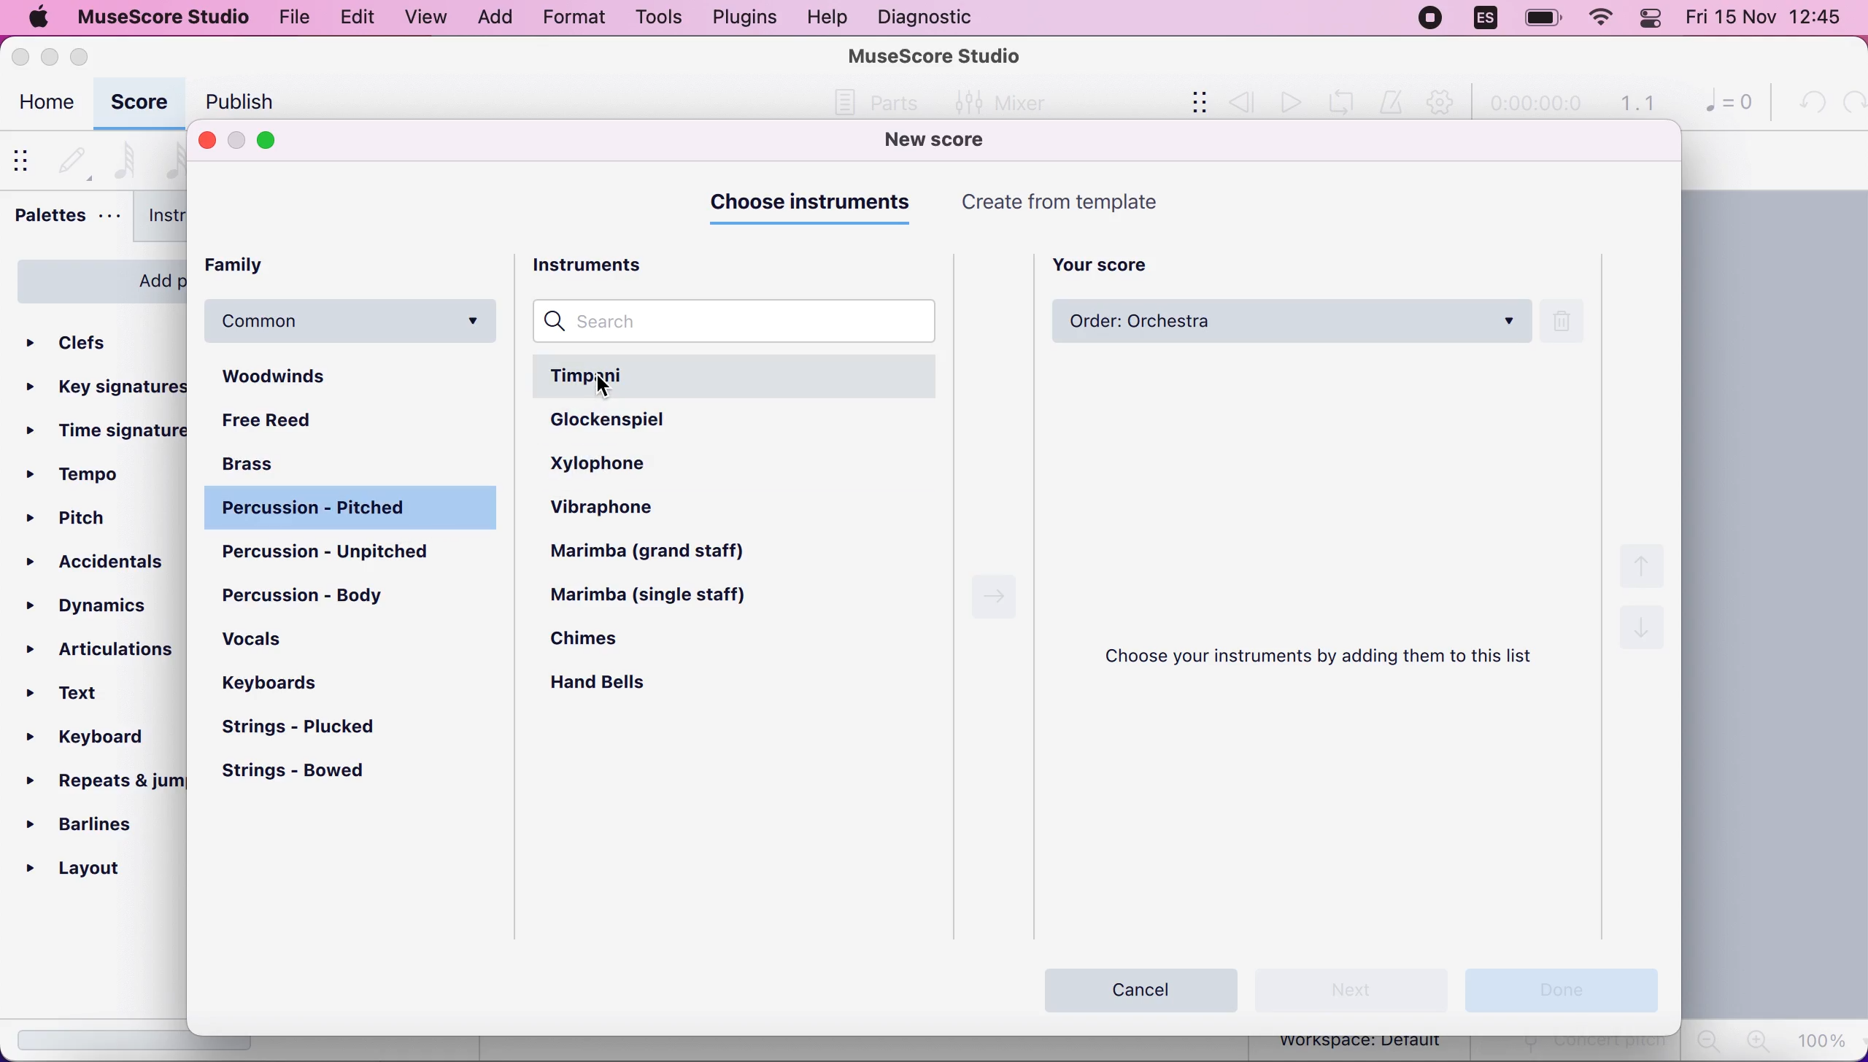 This screenshot has height=1062, width=1868. I want to click on pitch, so click(76, 521).